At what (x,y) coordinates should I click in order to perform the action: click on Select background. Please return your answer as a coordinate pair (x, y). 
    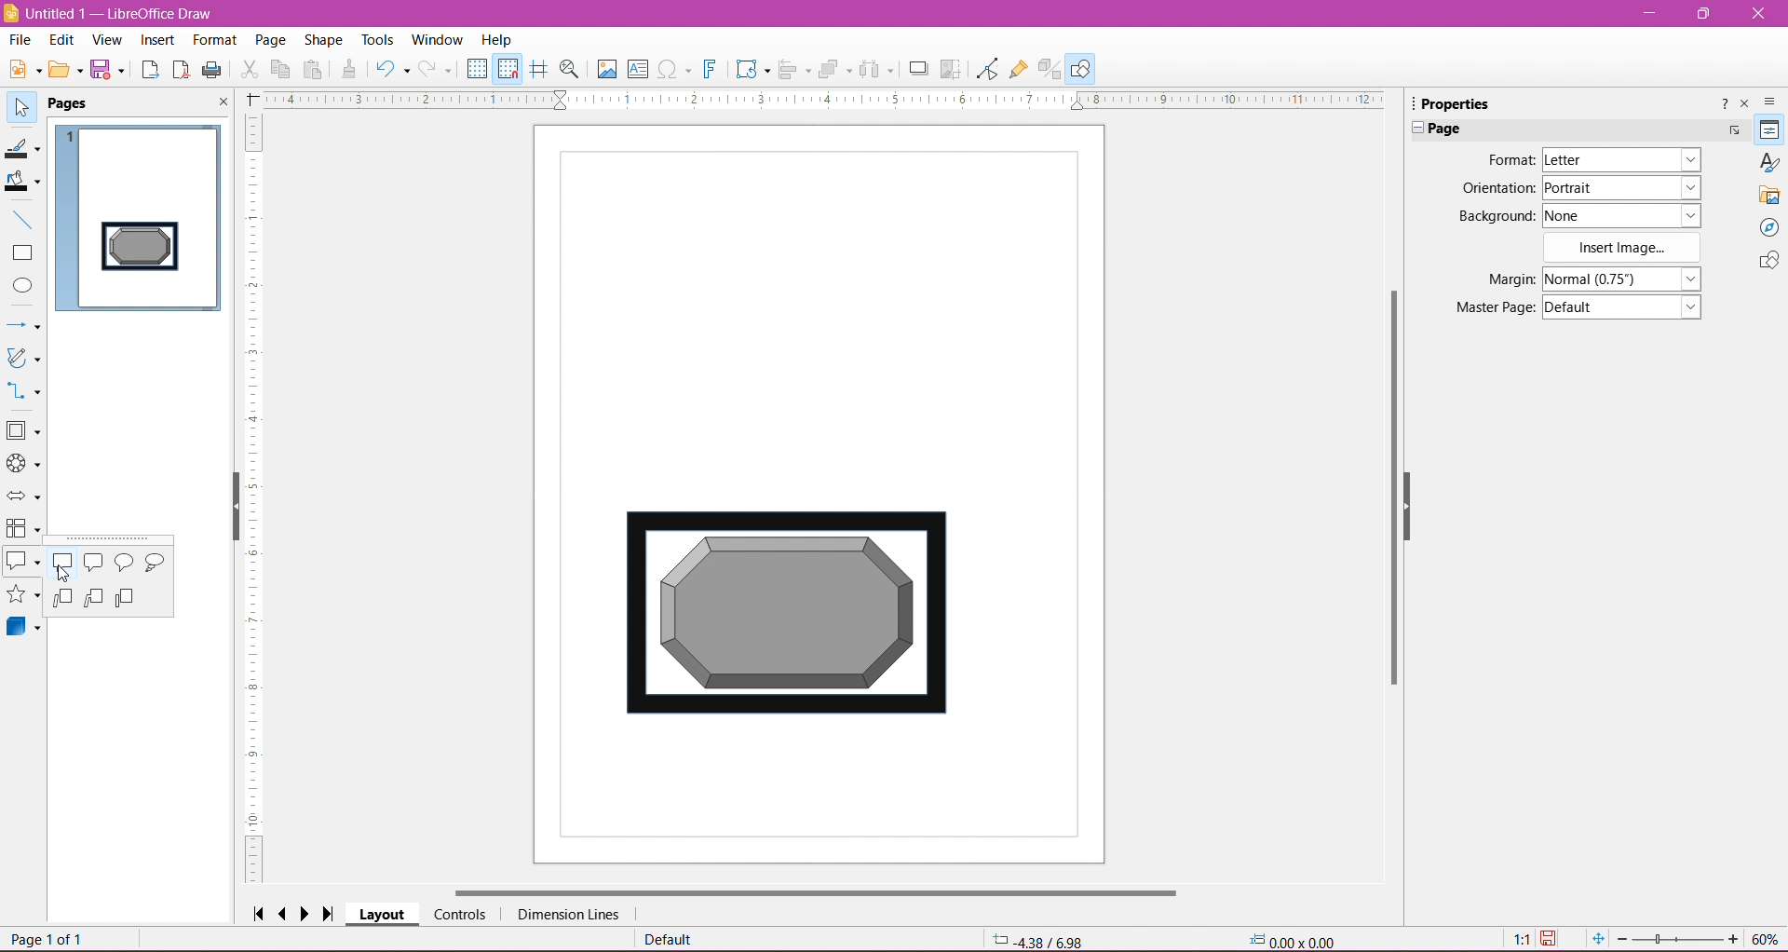
    Looking at the image, I should click on (1632, 215).